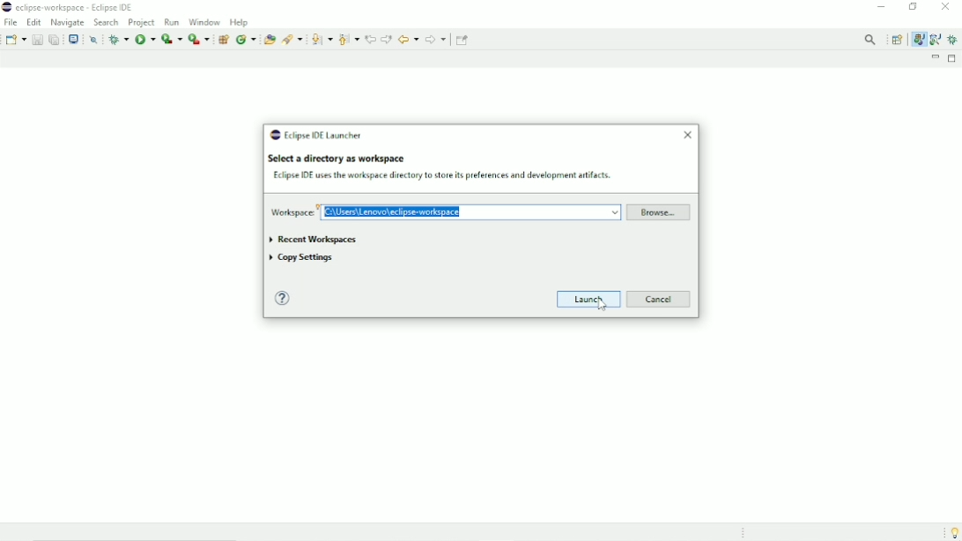  Describe the element at coordinates (660, 213) in the screenshot. I see `Browse` at that location.